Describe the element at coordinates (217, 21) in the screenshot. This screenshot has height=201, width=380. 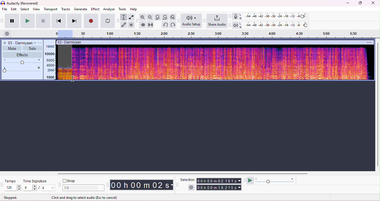
I see `share audio` at that location.